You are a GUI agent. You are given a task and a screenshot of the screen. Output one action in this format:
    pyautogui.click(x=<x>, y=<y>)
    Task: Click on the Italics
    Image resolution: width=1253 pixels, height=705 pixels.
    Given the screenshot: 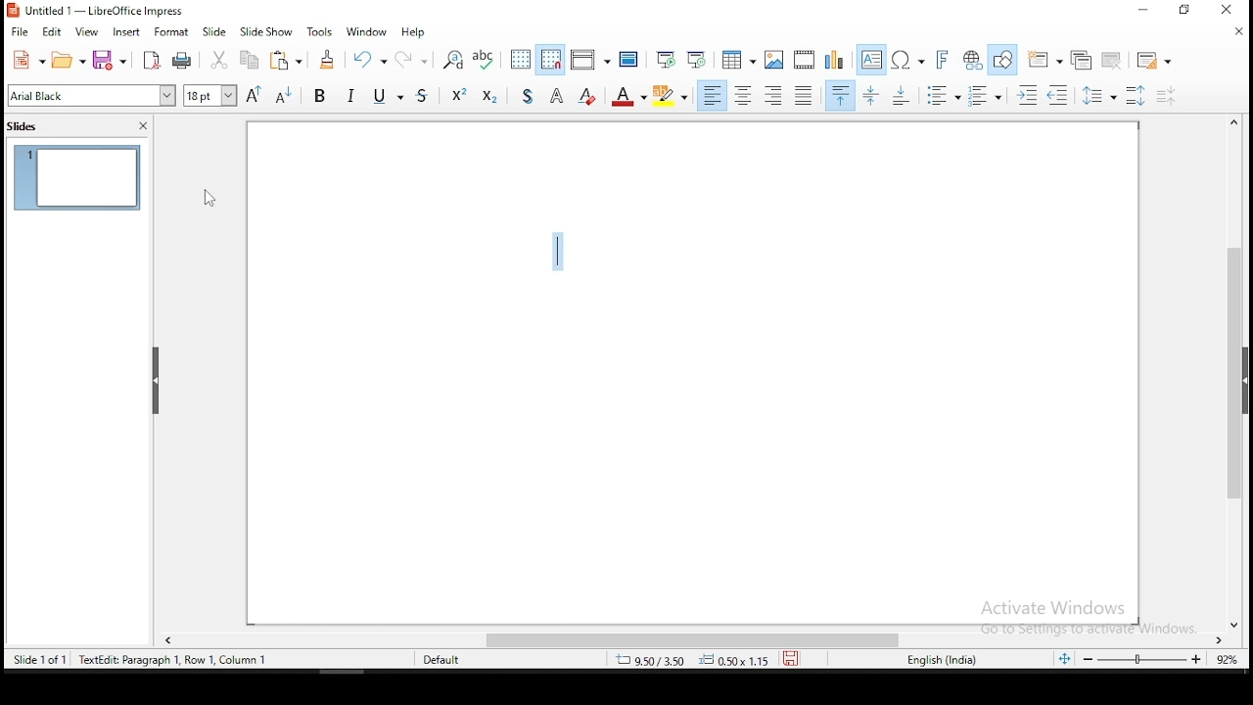 What is the action you would take?
    pyautogui.click(x=351, y=94)
    